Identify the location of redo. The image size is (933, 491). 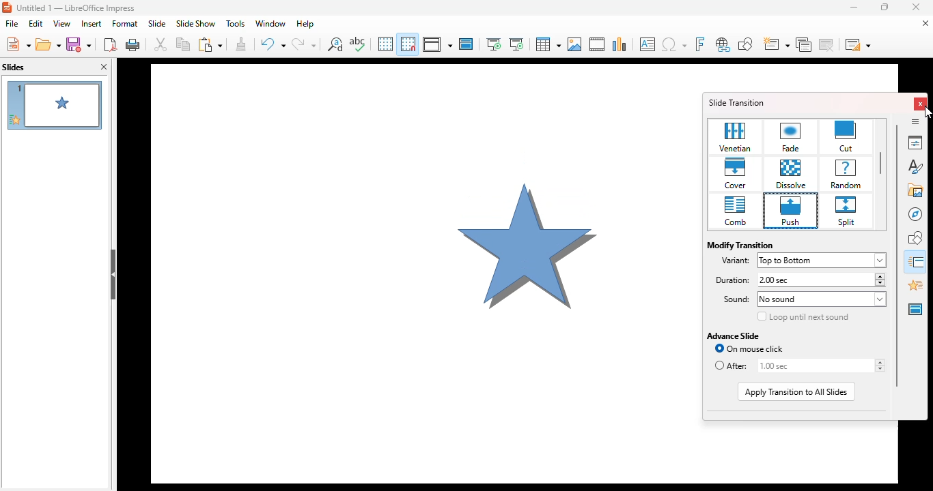
(304, 44).